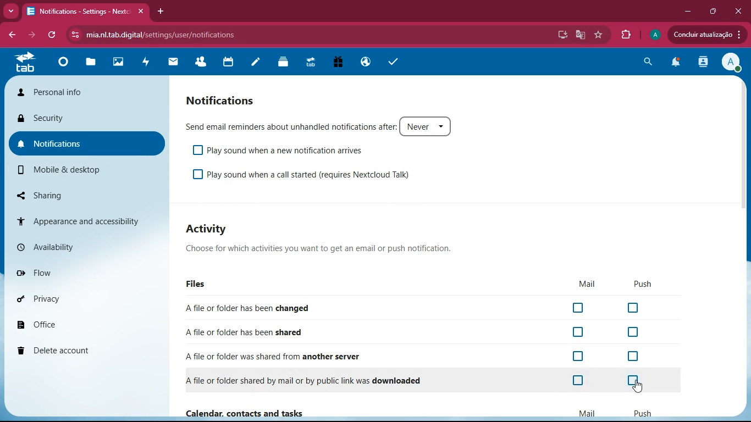 The height and width of the screenshot is (422, 751). What do you see at coordinates (76, 35) in the screenshot?
I see `View site information` at bounding box center [76, 35].